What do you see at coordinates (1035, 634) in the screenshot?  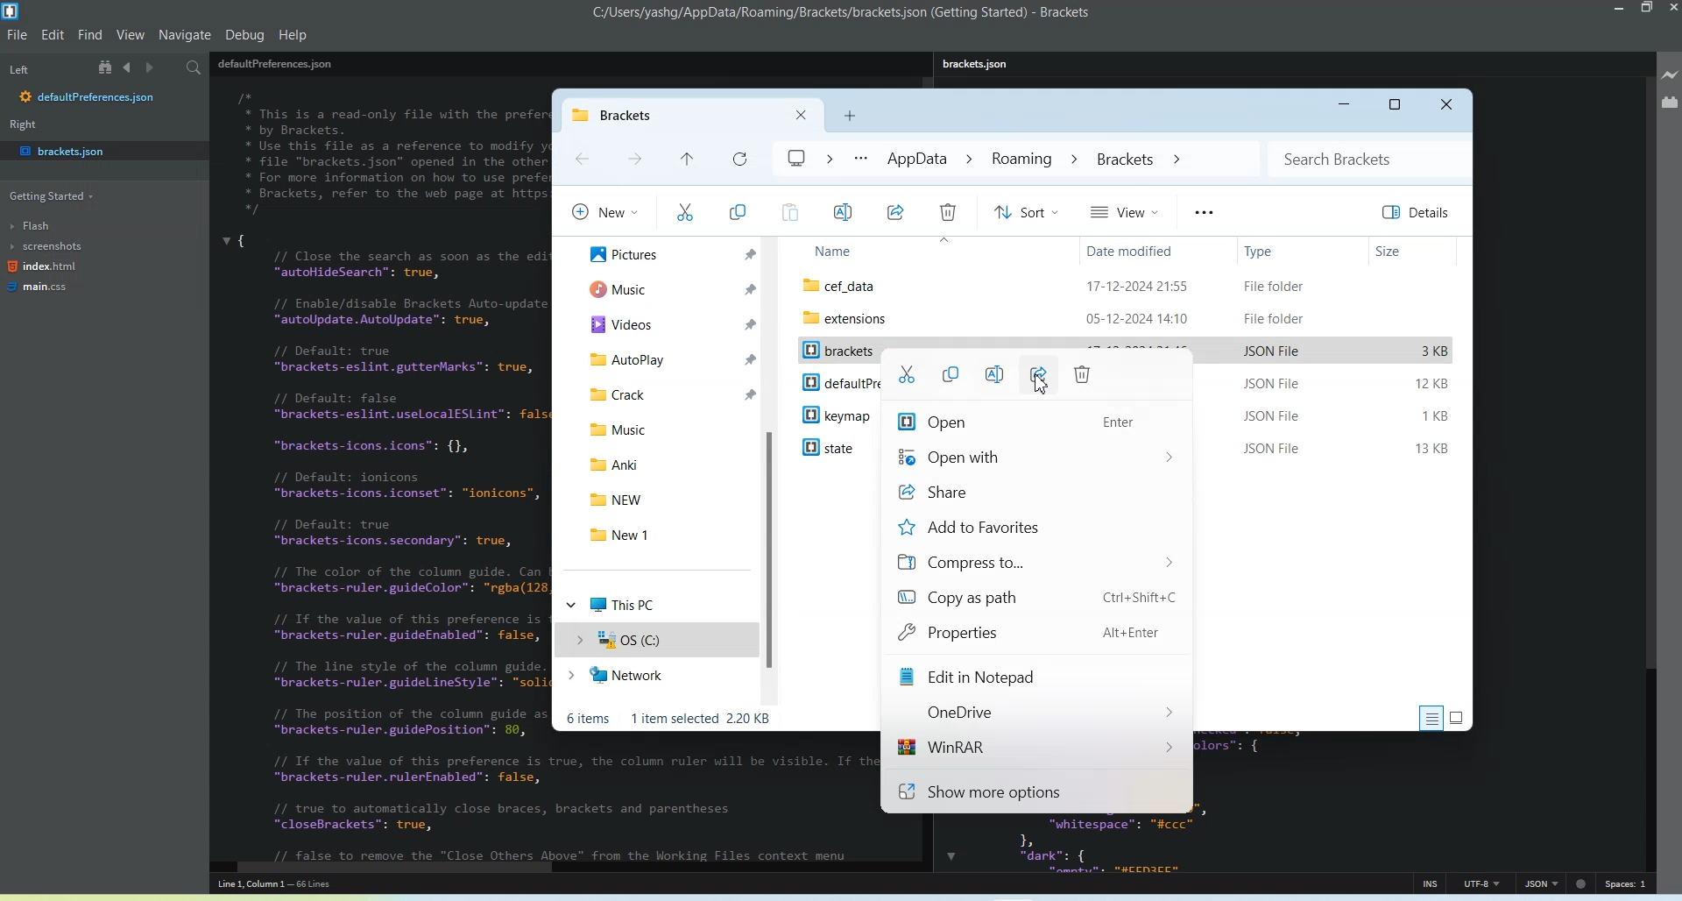 I see `Properties` at bounding box center [1035, 634].